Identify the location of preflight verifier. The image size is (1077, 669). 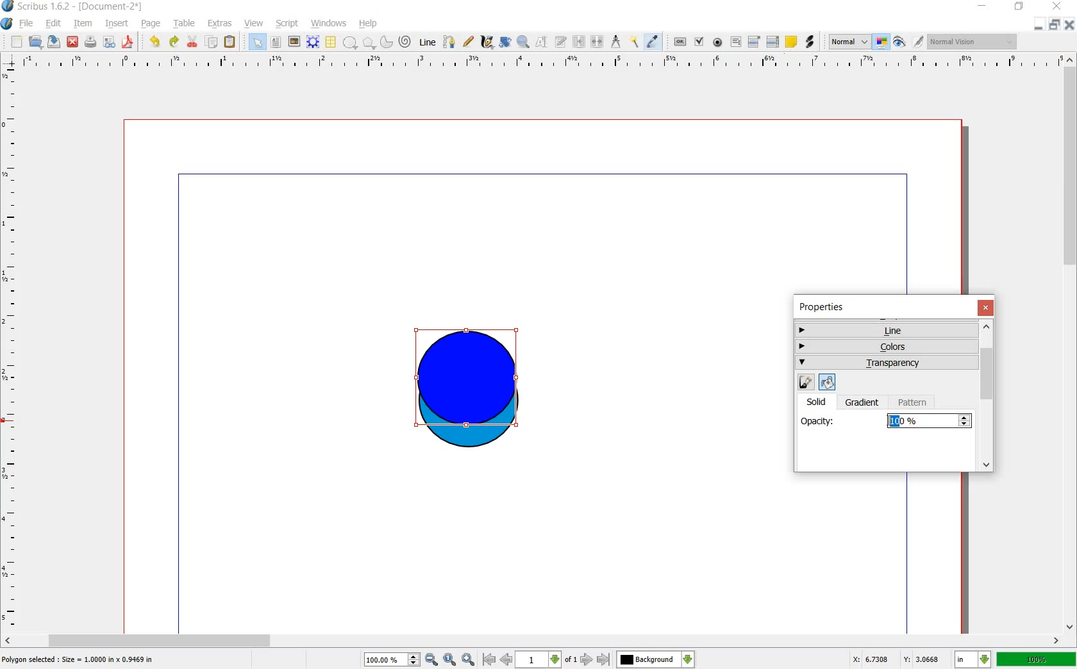
(110, 42).